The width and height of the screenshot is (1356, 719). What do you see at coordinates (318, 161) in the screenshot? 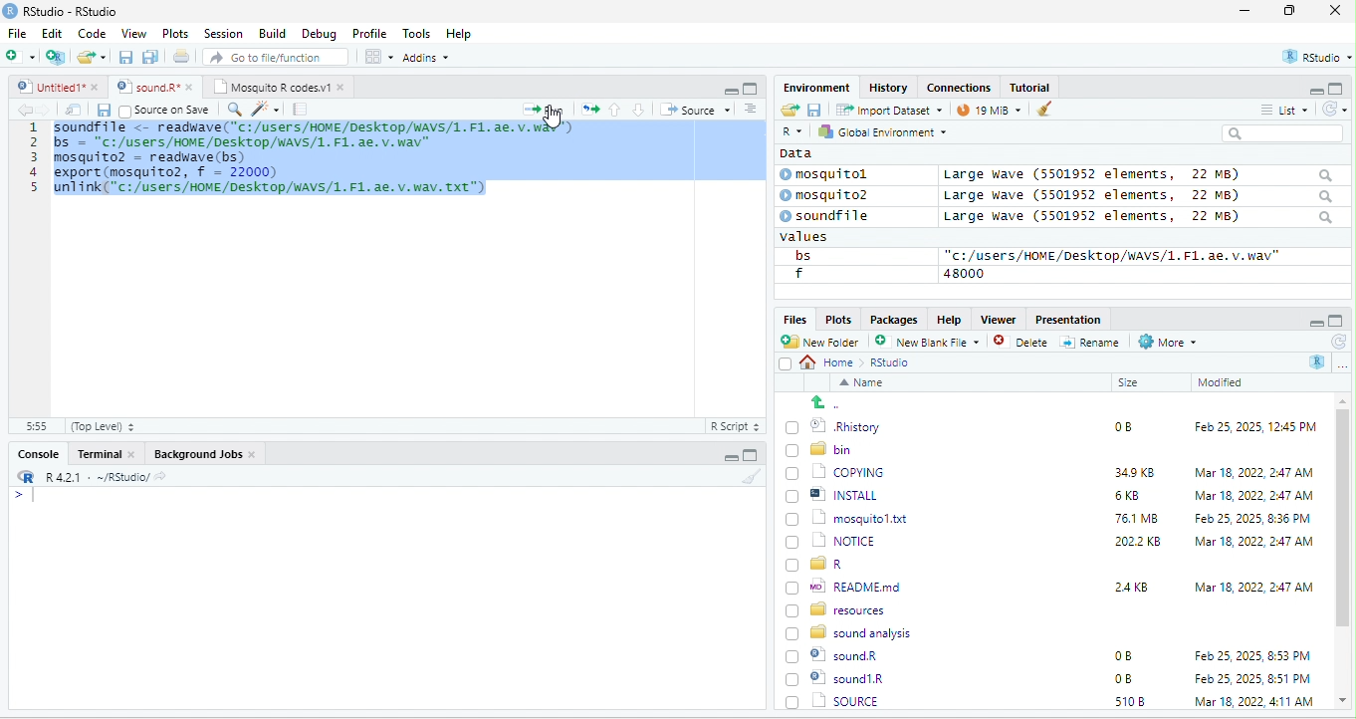
I see `code` at bounding box center [318, 161].